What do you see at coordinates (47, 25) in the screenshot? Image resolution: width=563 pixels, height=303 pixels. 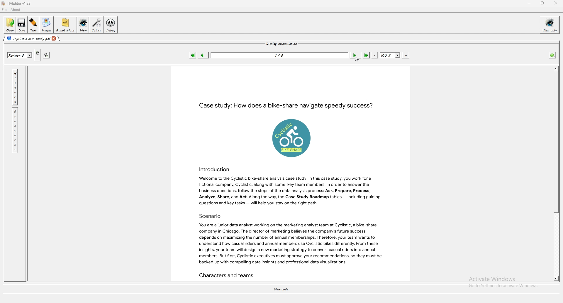 I see `images` at bounding box center [47, 25].